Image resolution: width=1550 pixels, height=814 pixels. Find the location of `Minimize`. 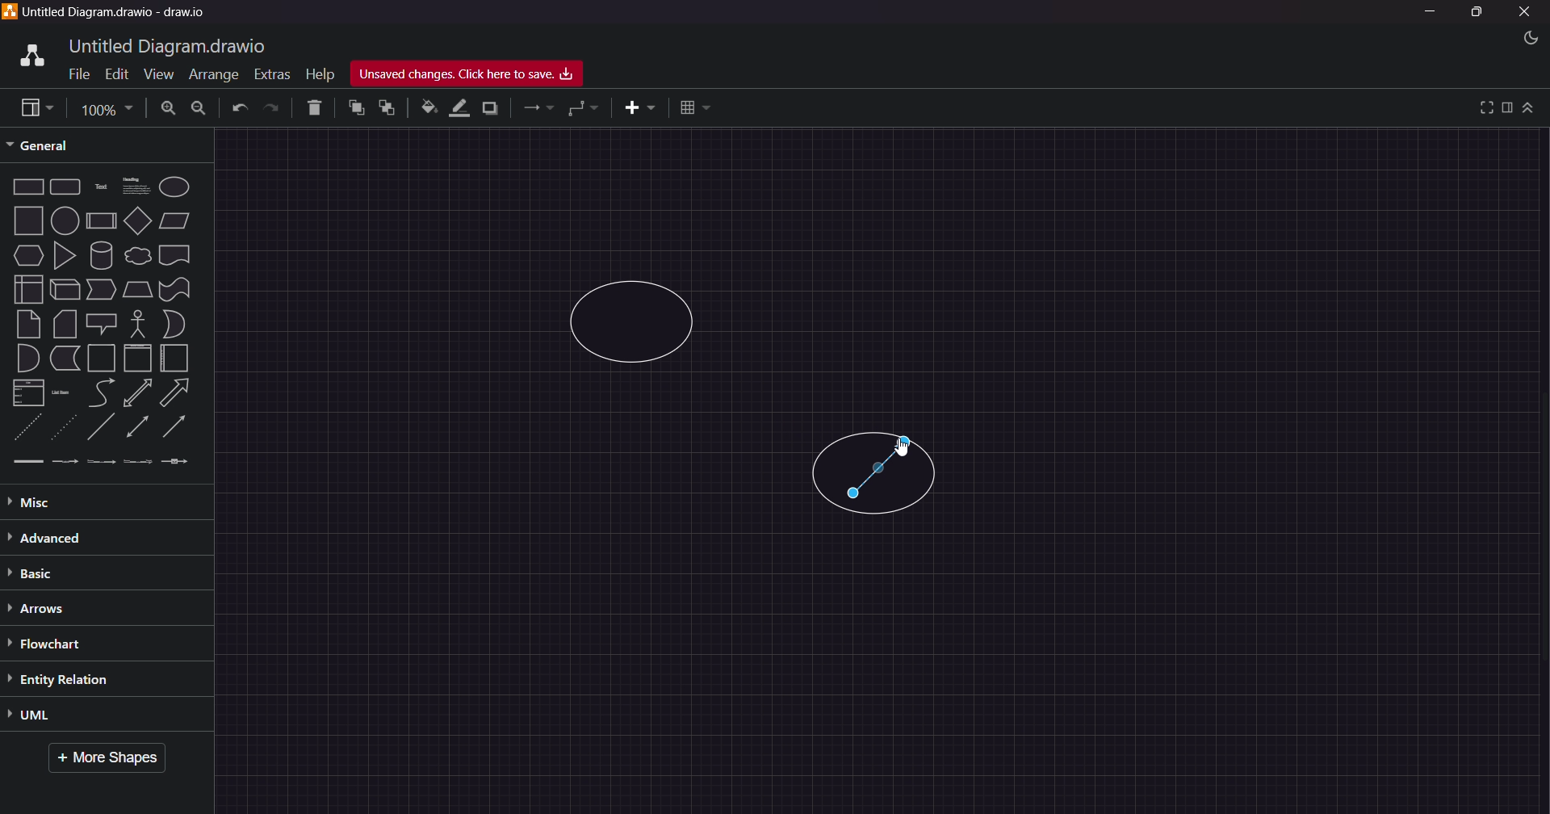

Minimize is located at coordinates (1435, 13).